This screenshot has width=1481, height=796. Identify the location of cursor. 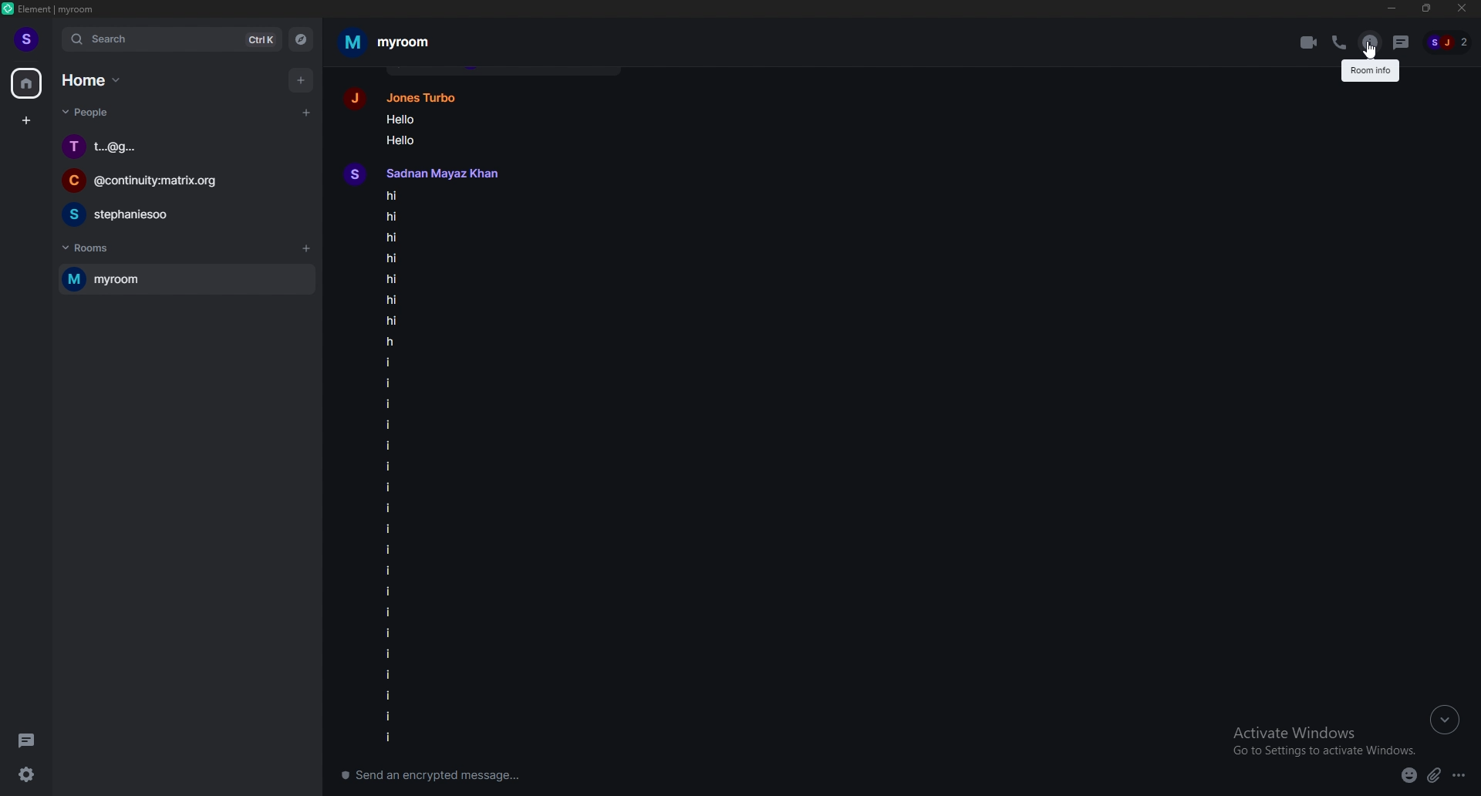
(1368, 51).